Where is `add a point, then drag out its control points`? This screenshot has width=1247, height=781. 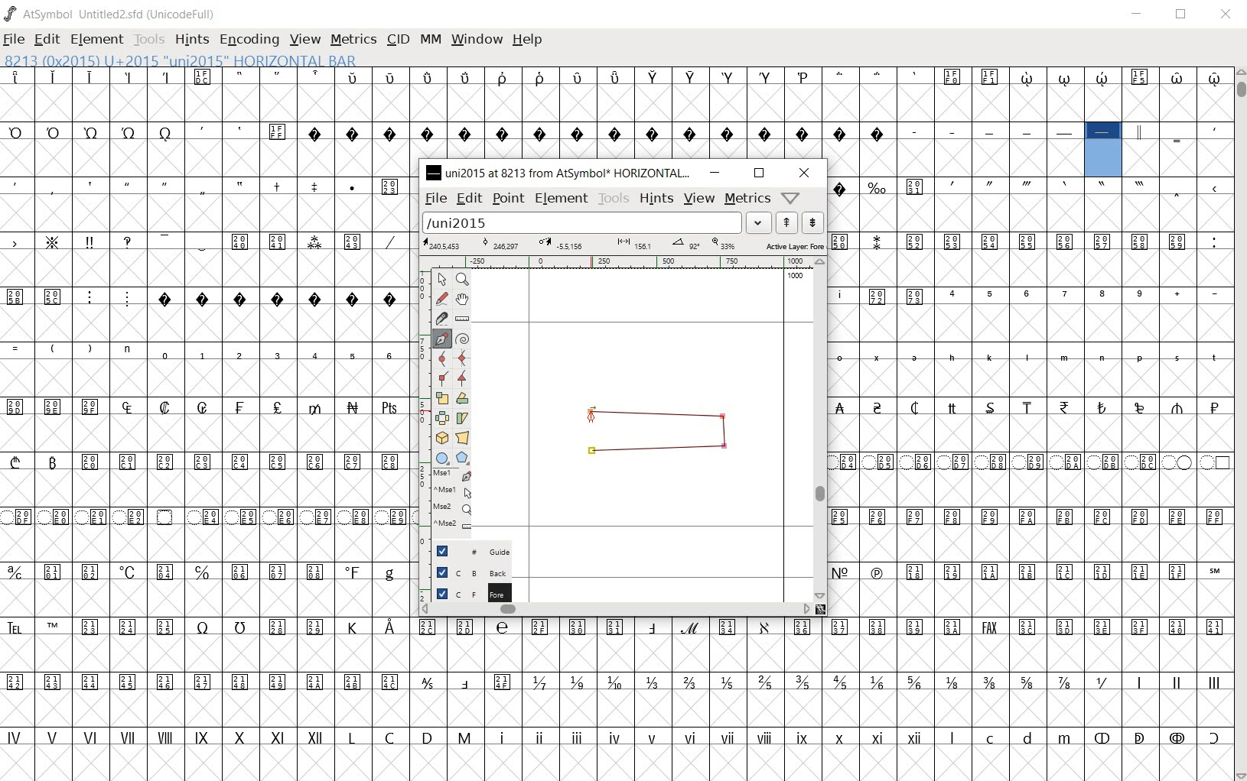
add a point, then drag out its control points is located at coordinates (439, 337).